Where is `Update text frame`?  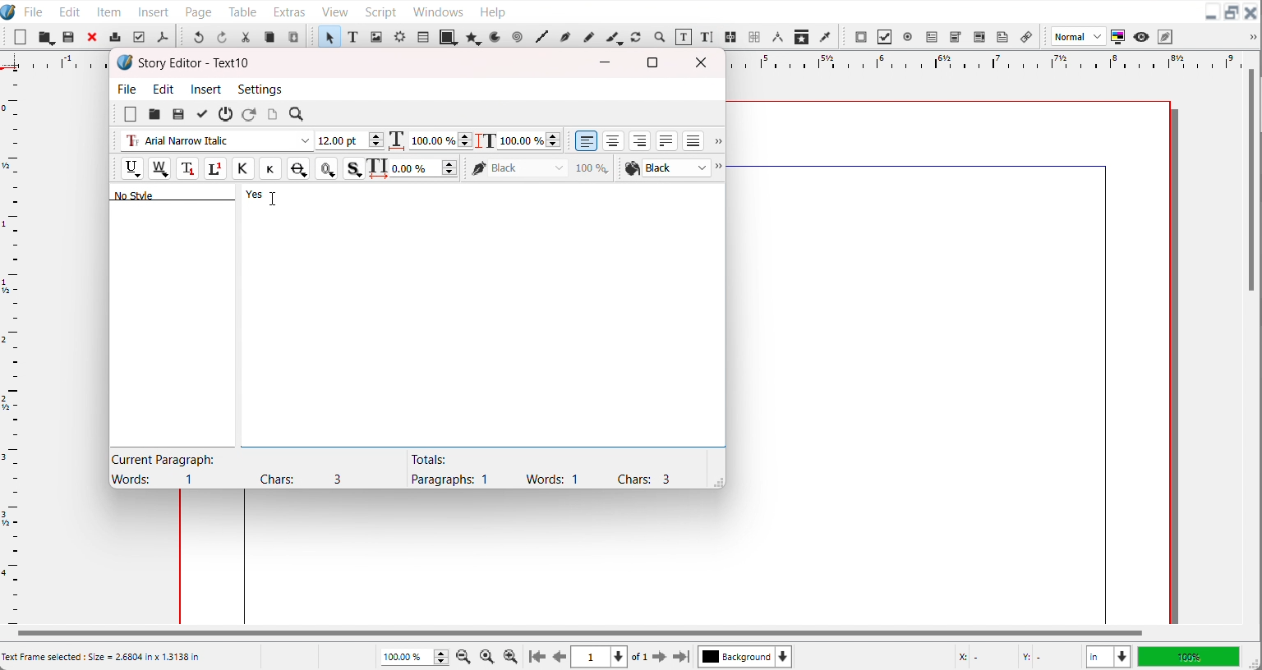
Update text frame is located at coordinates (272, 114).